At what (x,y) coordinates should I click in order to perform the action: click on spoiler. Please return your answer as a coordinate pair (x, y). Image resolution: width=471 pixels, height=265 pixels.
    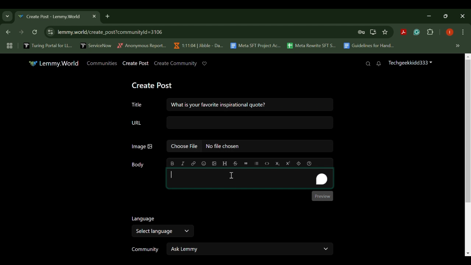
    Looking at the image, I should click on (298, 163).